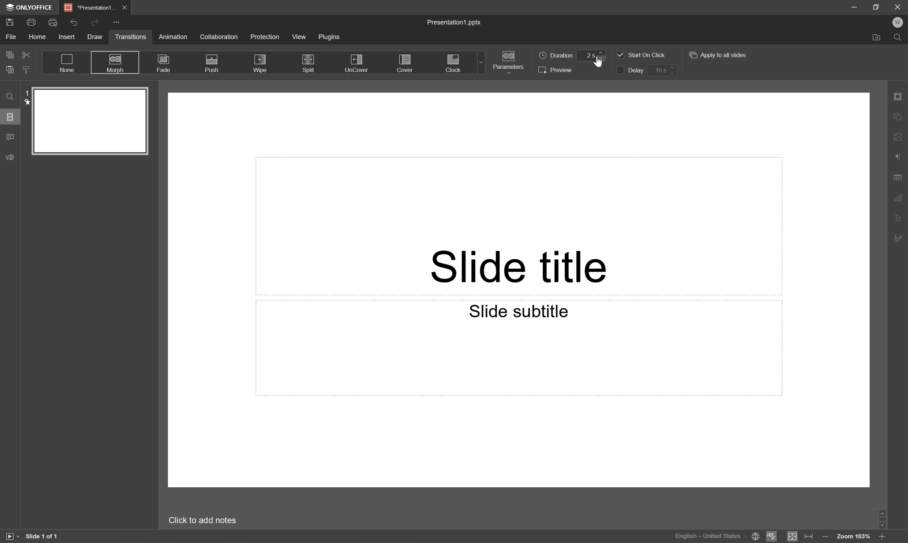 The height and width of the screenshot is (543, 908). Describe the element at coordinates (261, 63) in the screenshot. I see `Wipro` at that location.